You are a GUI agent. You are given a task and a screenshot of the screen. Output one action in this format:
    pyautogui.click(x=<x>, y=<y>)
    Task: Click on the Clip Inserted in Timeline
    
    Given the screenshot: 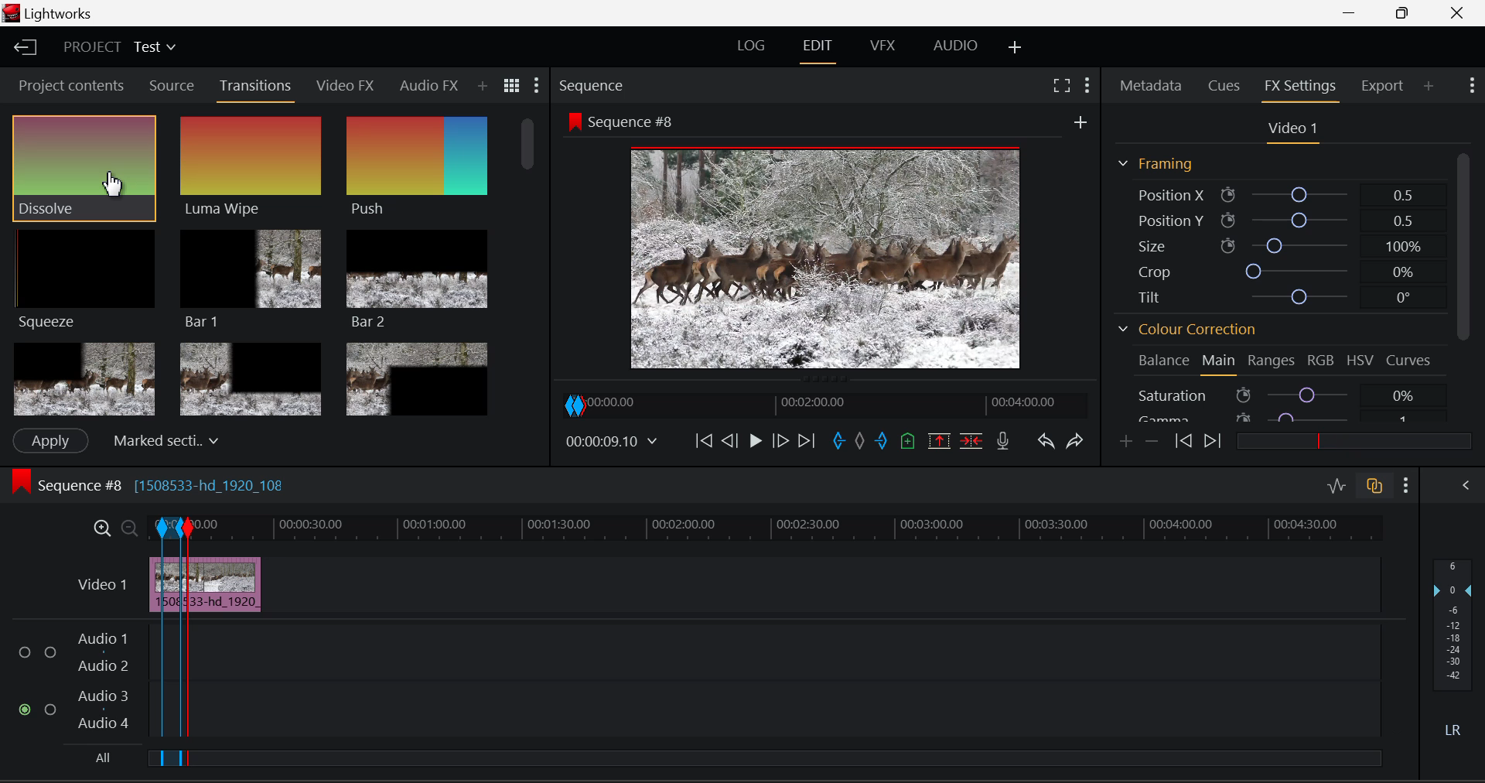 What is the action you would take?
    pyautogui.click(x=227, y=584)
    